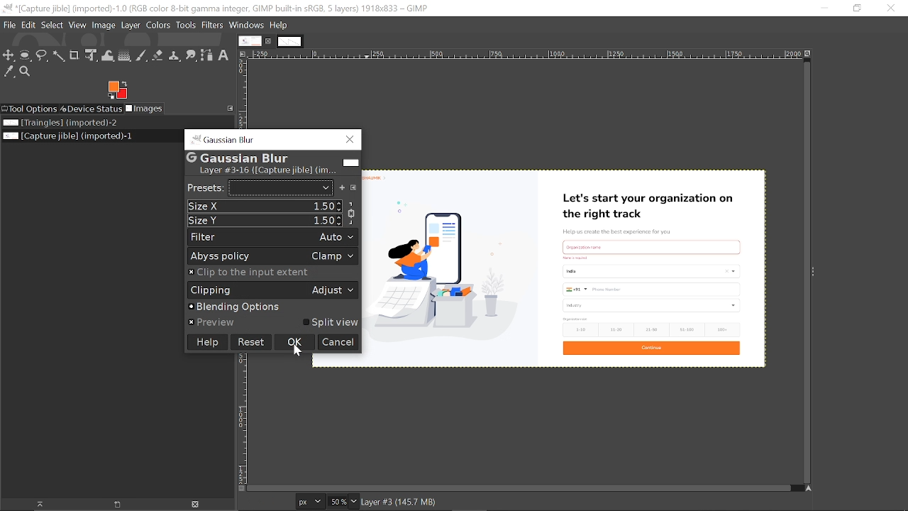 This screenshot has width=908, height=511. What do you see at coordinates (270, 40) in the screenshot?
I see `Close tab` at bounding box center [270, 40].